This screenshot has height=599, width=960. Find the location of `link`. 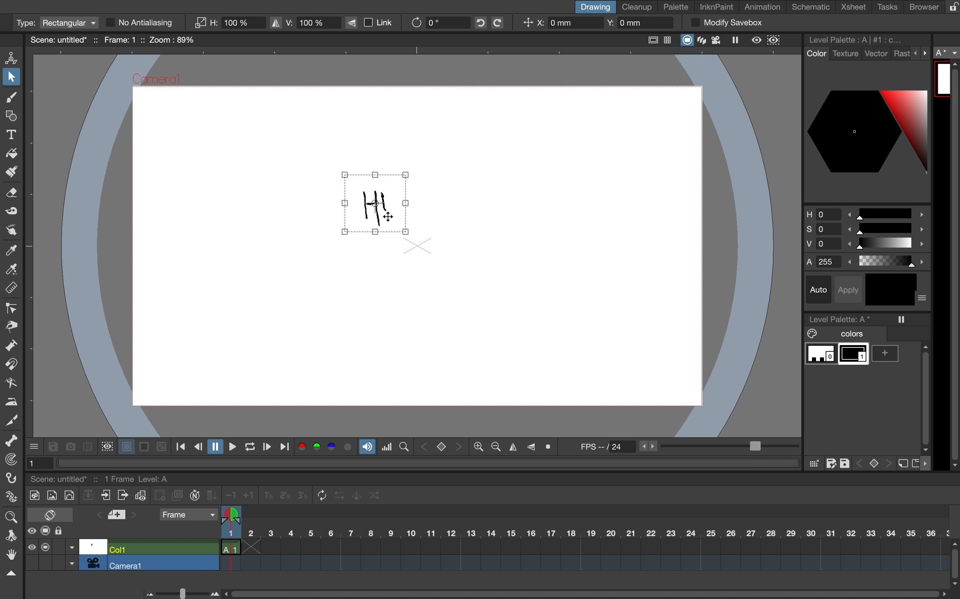

link is located at coordinates (374, 23).